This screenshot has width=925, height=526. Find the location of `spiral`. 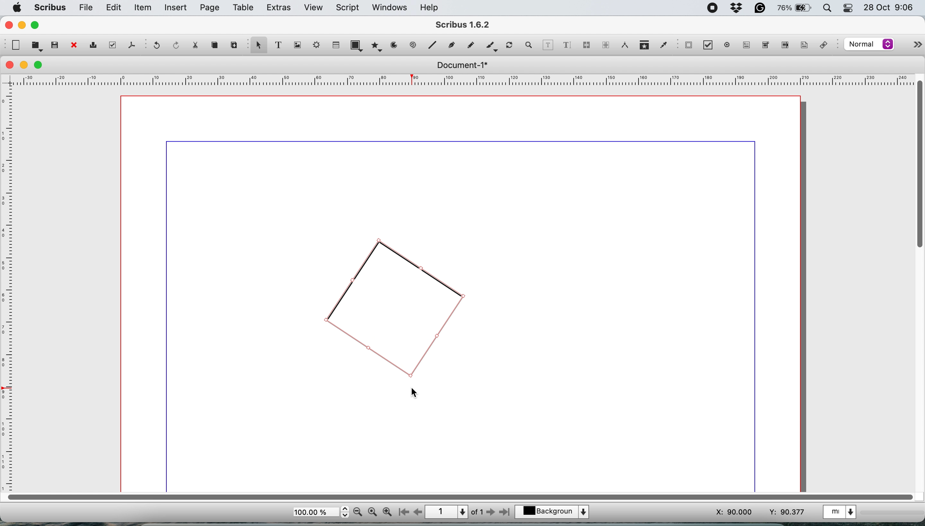

spiral is located at coordinates (434, 46).